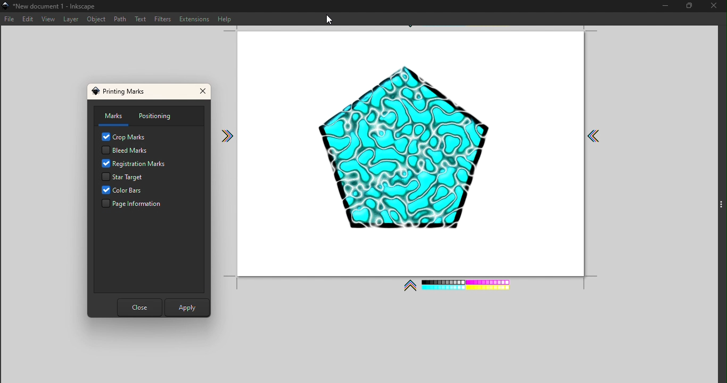 The width and height of the screenshot is (727, 383). What do you see at coordinates (713, 7) in the screenshot?
I see `Close` at bounding box center [713, 7].